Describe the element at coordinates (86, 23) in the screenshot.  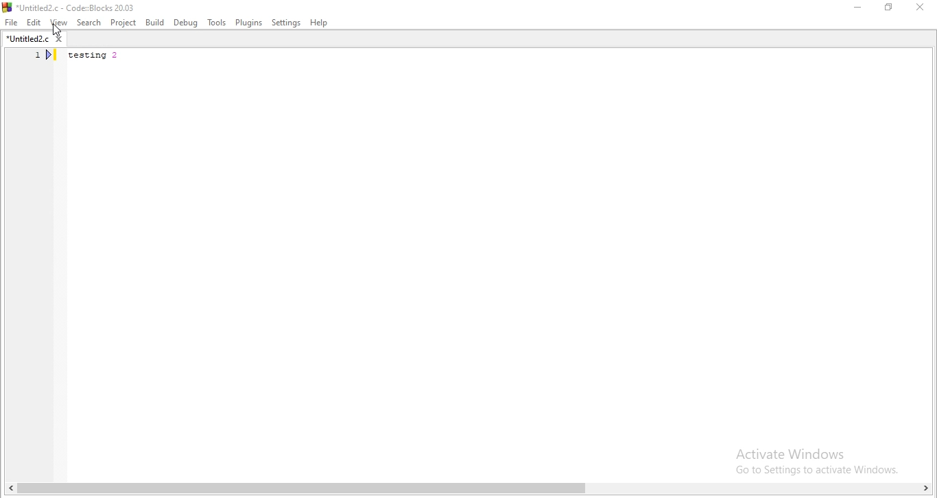
I see `Search ` at that location.